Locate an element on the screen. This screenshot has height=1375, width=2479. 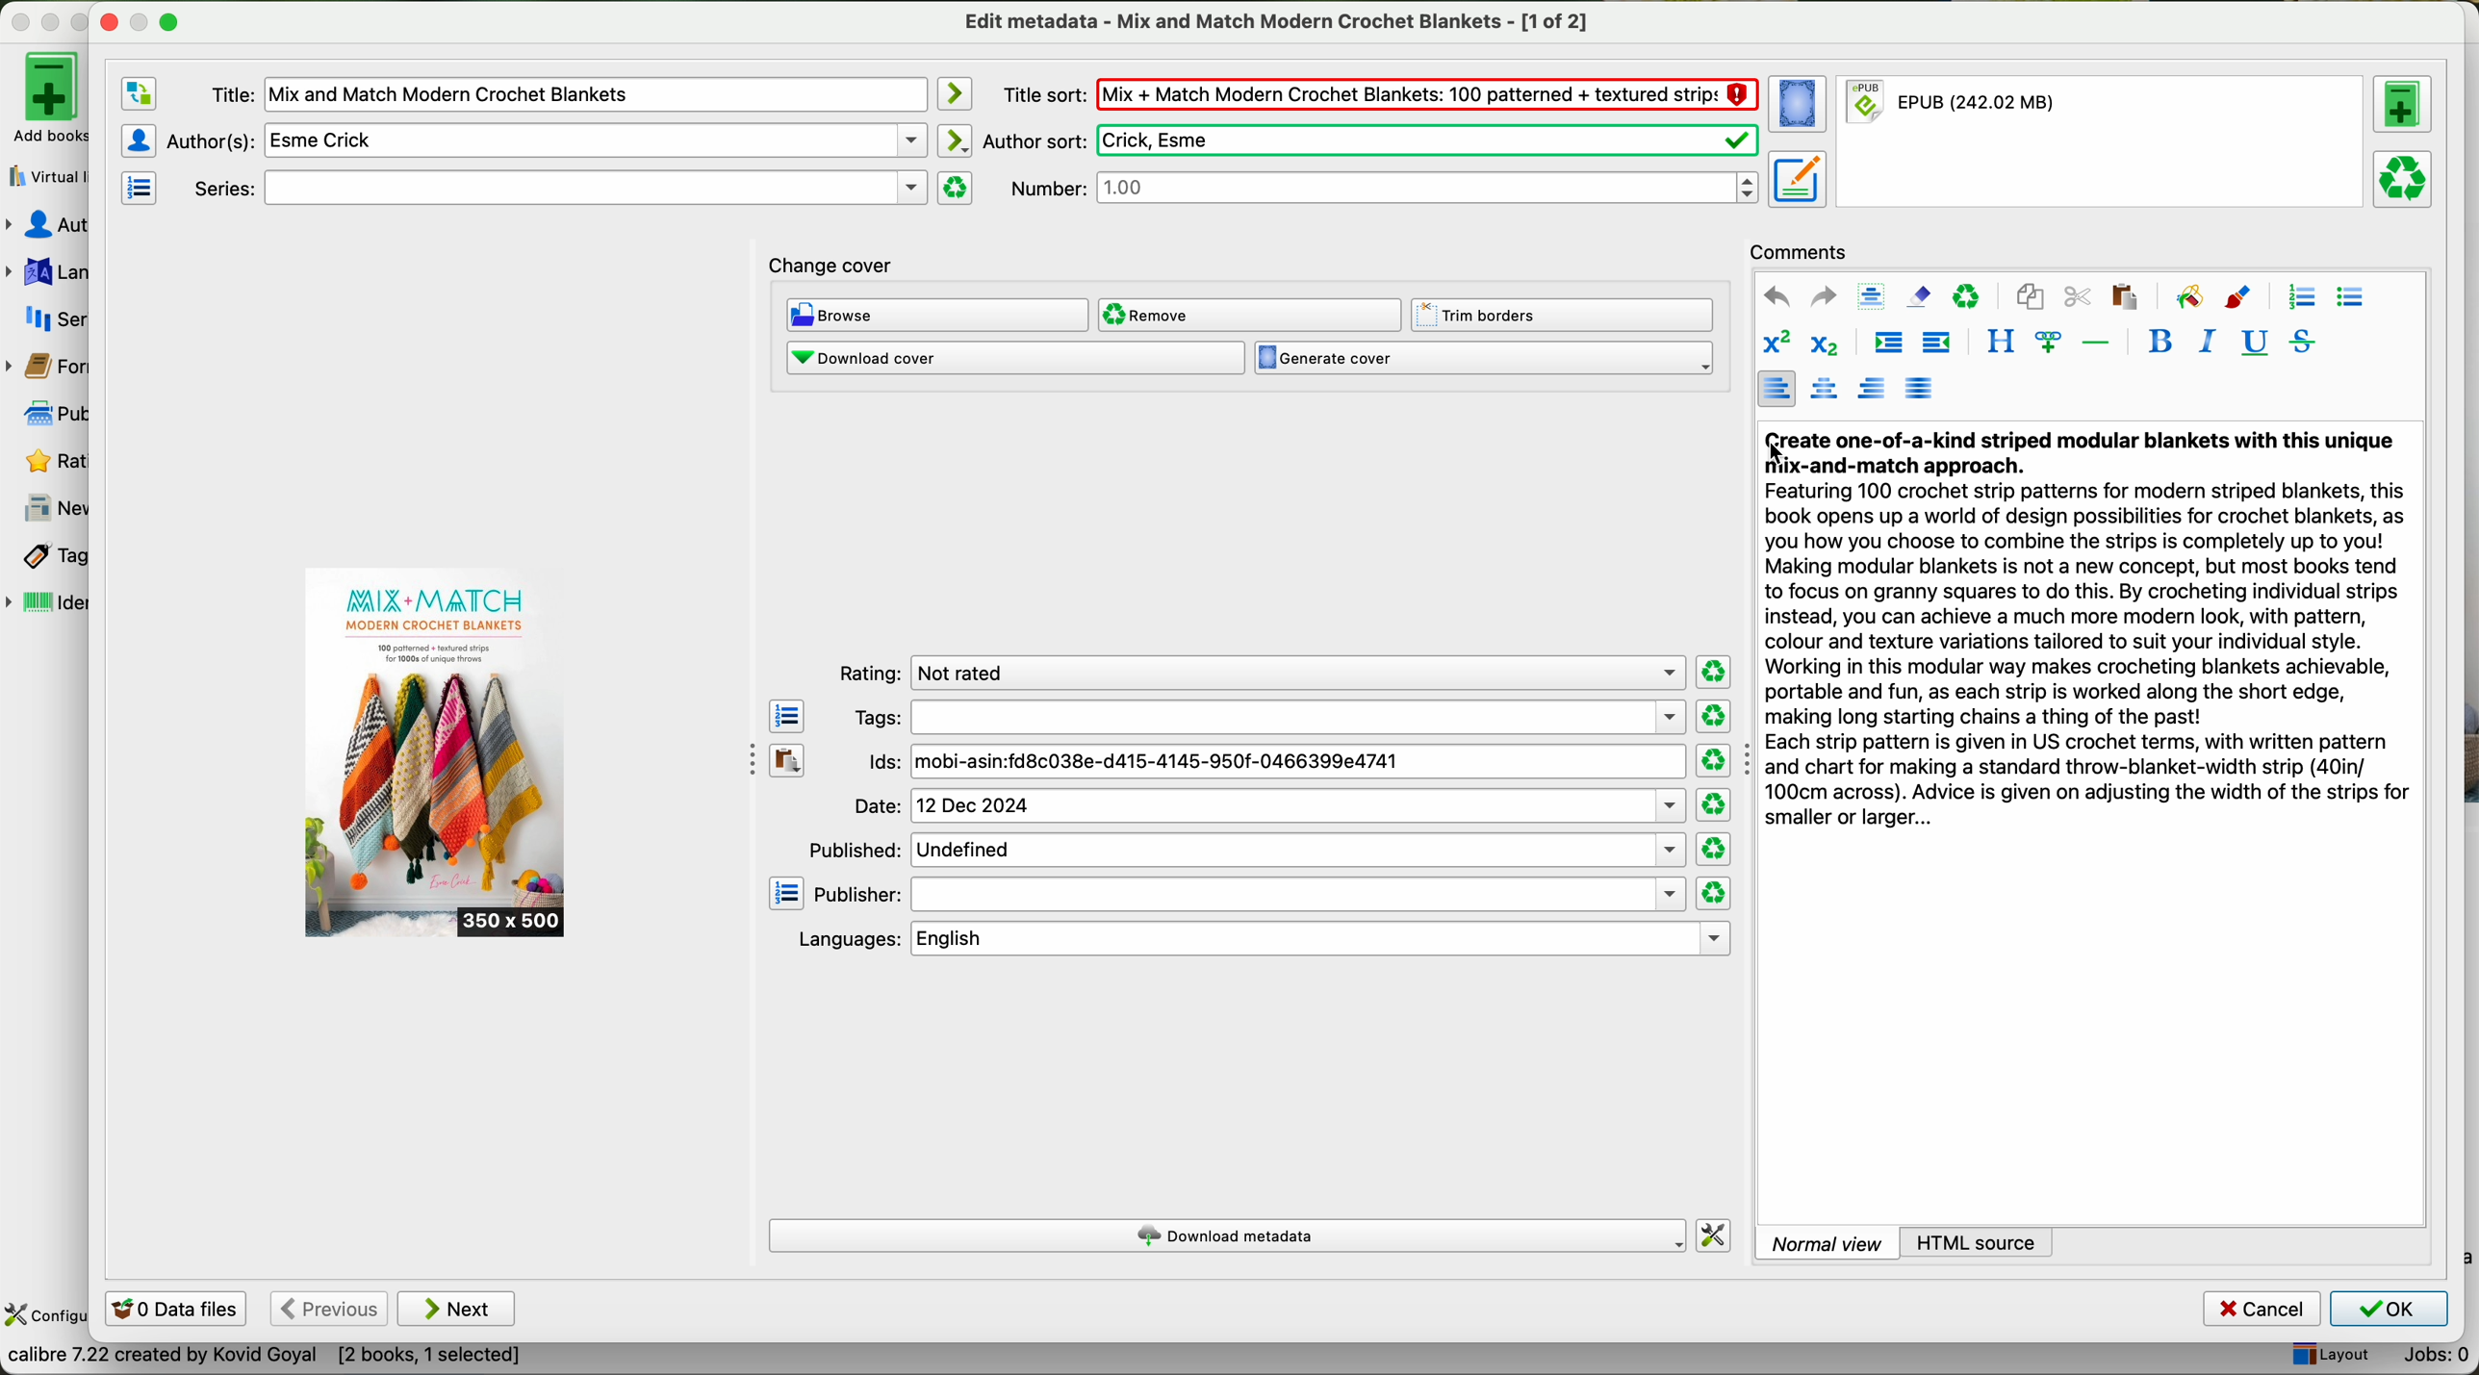
generate cover is located at coordinates (1484, 359).